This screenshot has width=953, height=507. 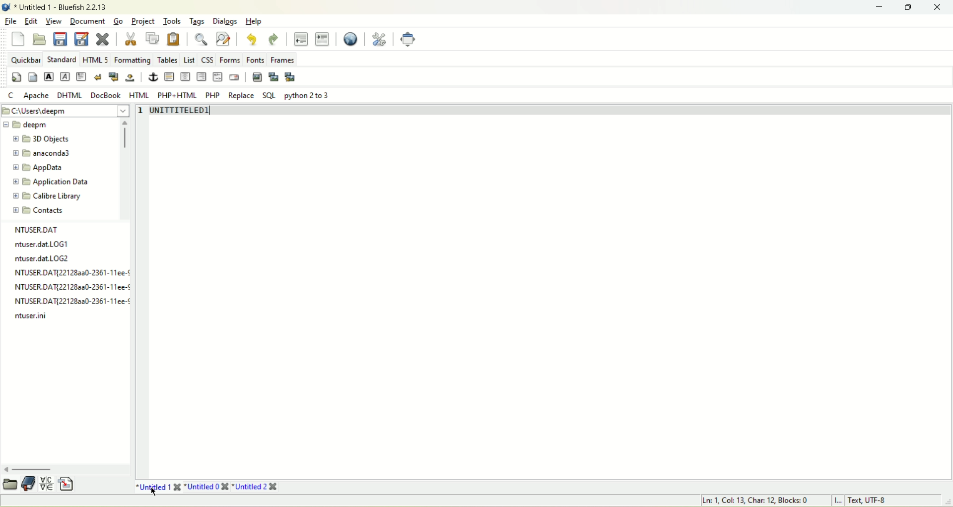 I want to click on open , so click(x=10, y=485).